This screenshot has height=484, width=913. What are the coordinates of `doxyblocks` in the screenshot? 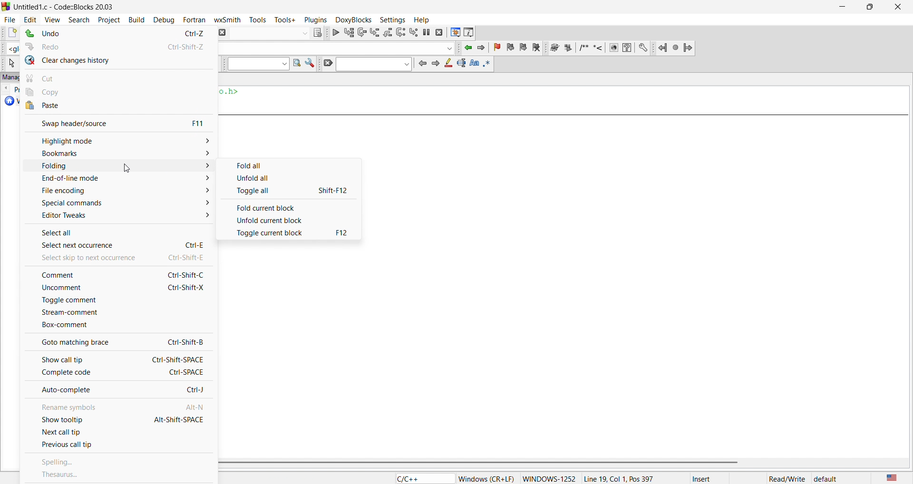 It's located at (352, 19).